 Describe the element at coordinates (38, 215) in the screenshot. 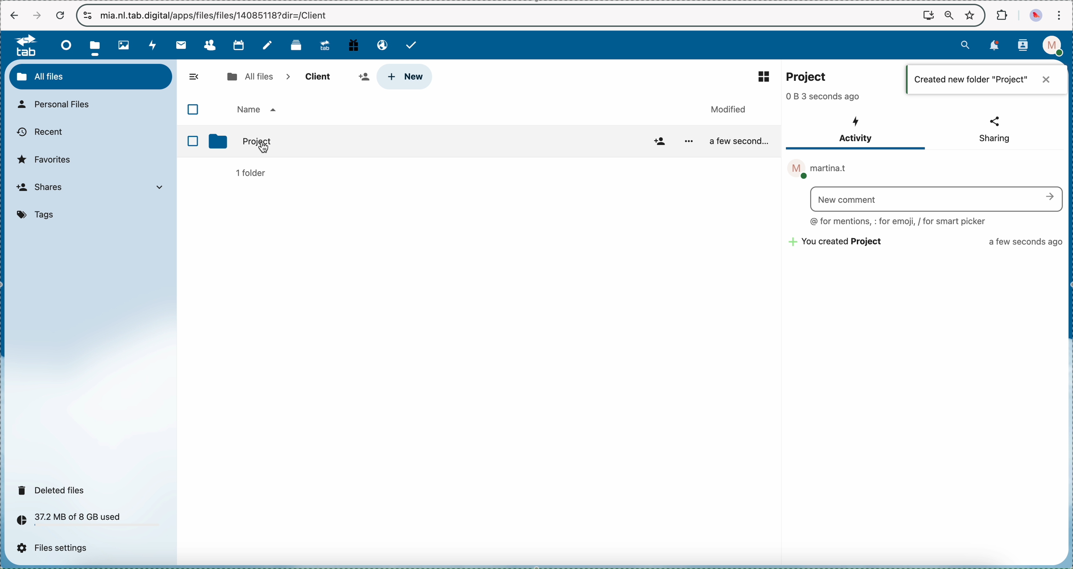

I see `tags` at that location.